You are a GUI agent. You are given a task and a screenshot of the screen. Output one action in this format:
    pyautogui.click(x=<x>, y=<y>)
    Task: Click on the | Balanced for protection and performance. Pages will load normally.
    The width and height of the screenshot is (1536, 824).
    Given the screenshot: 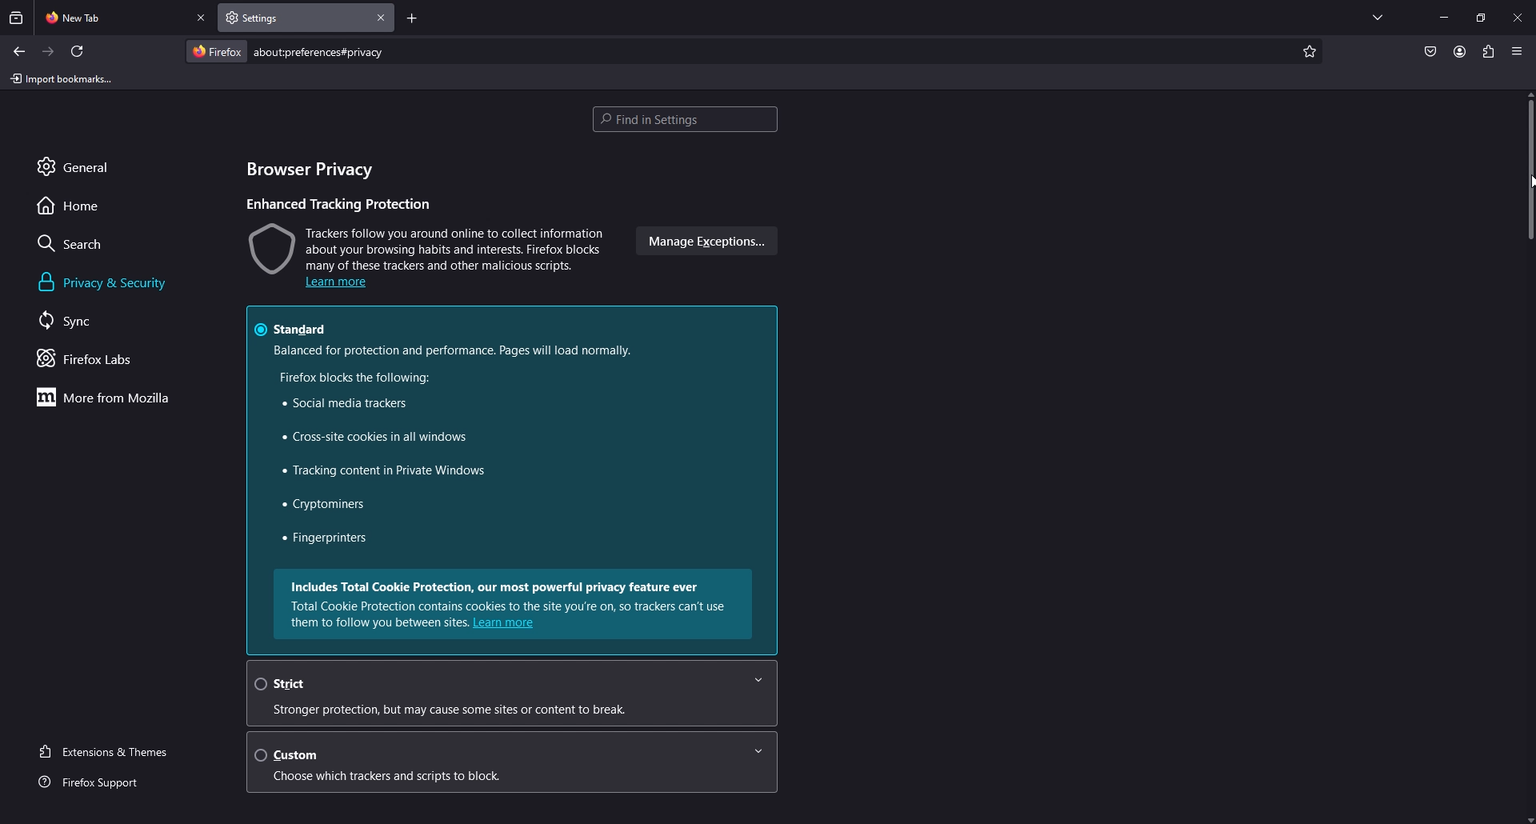 What is the action you would take?
    pyautogui.click(x=451, y=350)
    